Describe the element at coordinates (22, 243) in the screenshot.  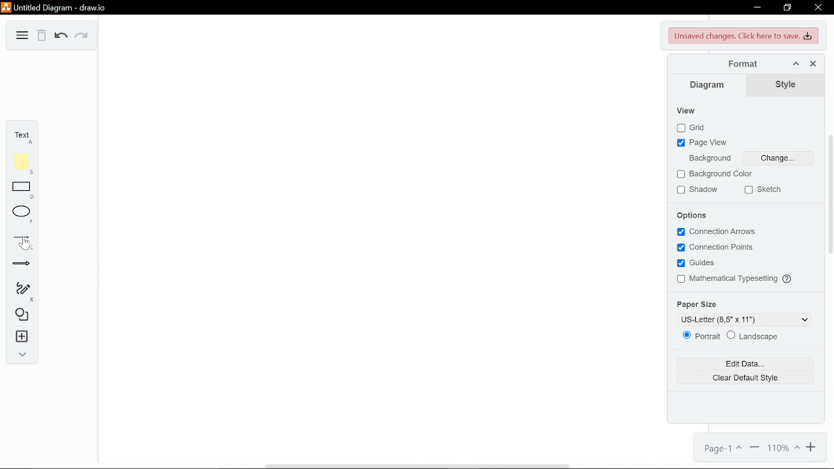
I see `Line` at that location.